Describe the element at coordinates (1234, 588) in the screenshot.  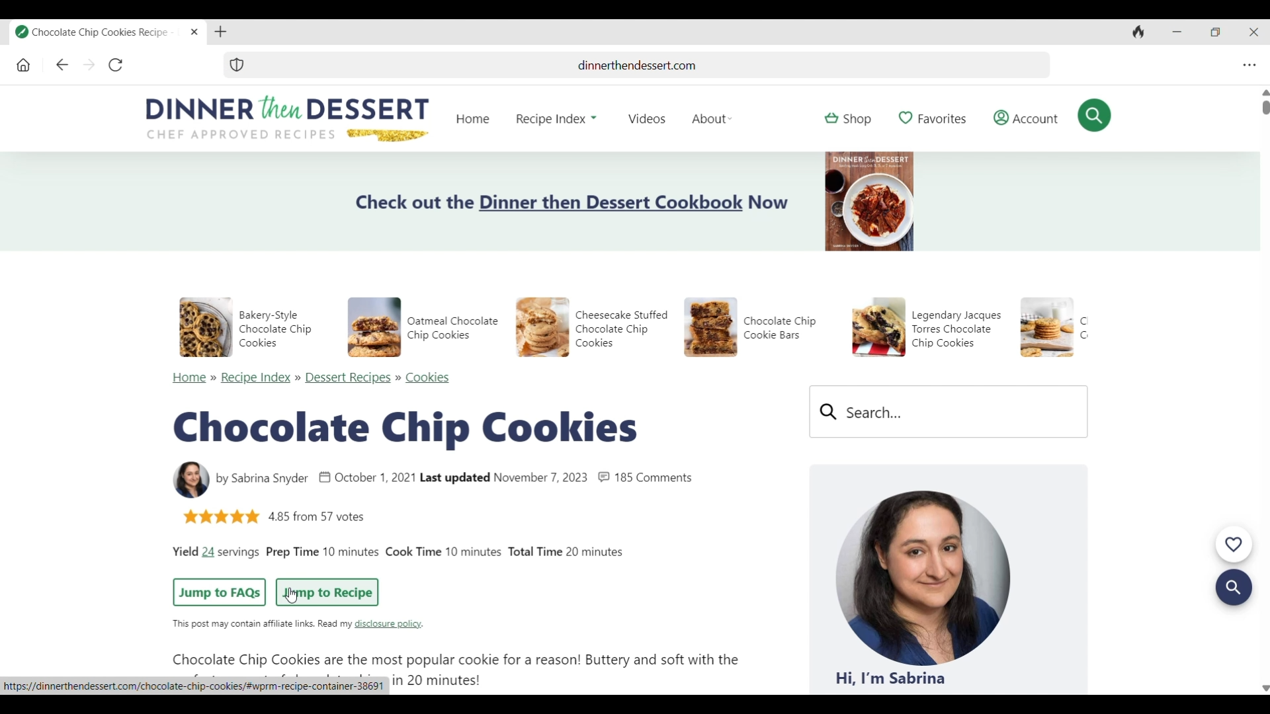
I see `Quick search` at that location.